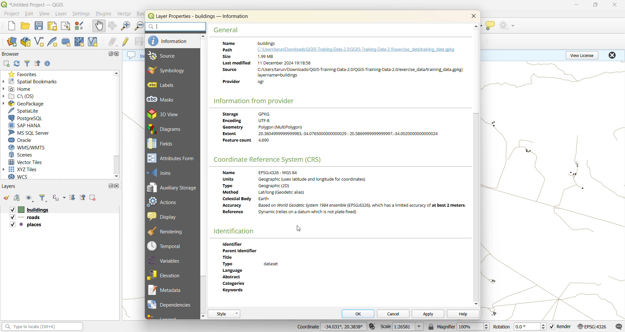 This screenshot has height=332, width=625. Describe the element at coordinates (245, 42) in the screenshot. I see `metadata` at that location.